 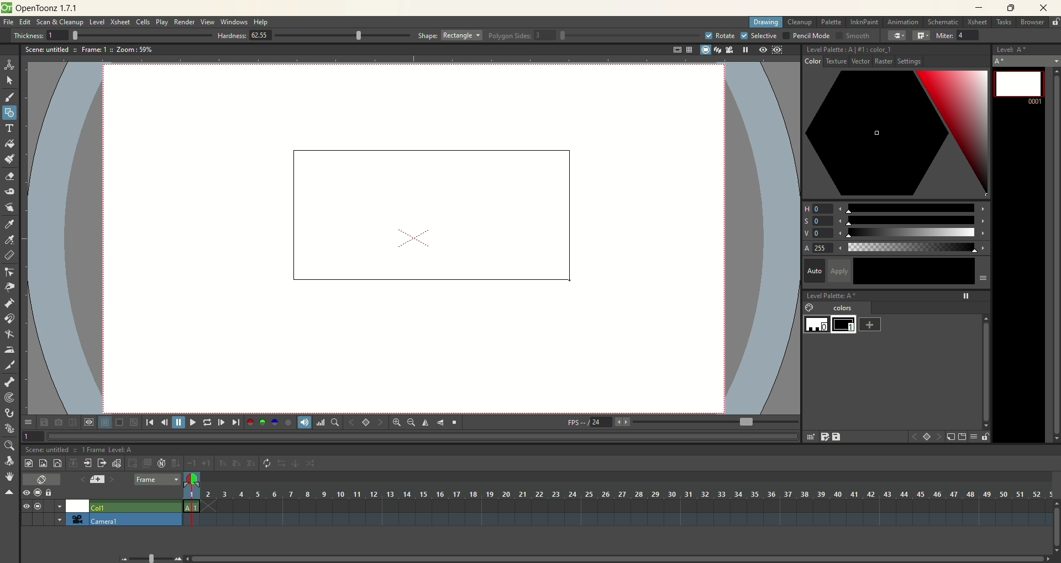 What do you see at coordinates (104, 423) in the screenshot?
I see `white background` at bounding box center [104, 423].